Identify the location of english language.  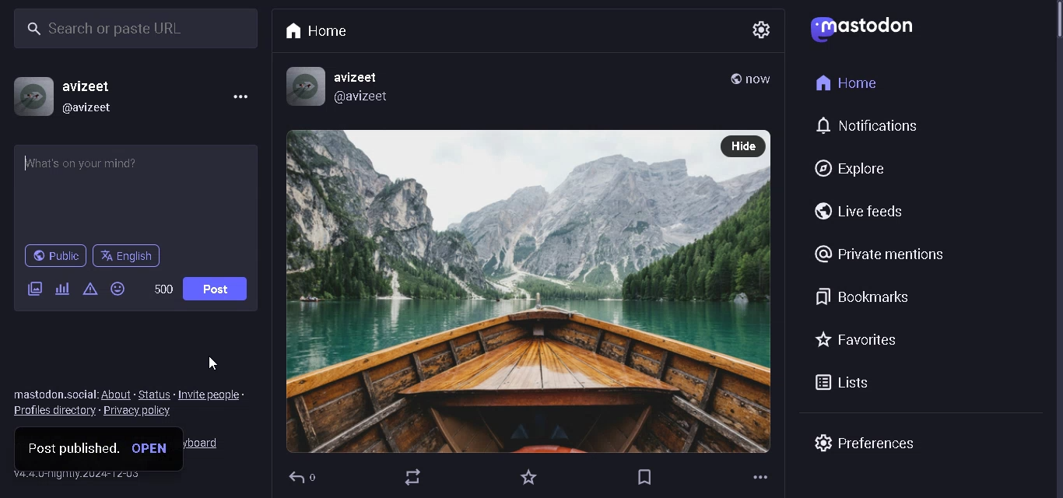
(131, 258).